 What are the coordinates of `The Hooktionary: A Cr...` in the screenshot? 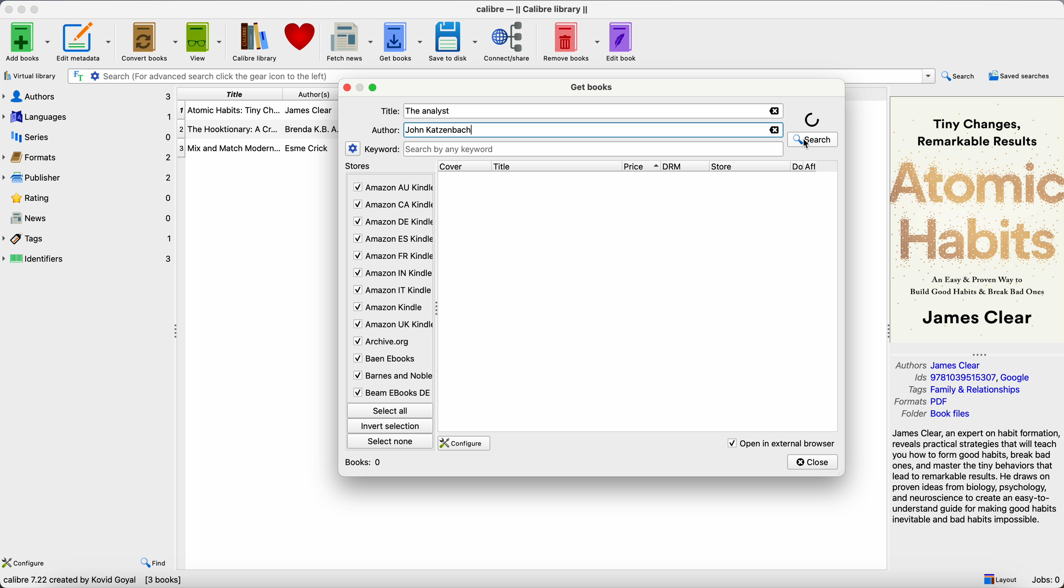 It's located at (231, 129).